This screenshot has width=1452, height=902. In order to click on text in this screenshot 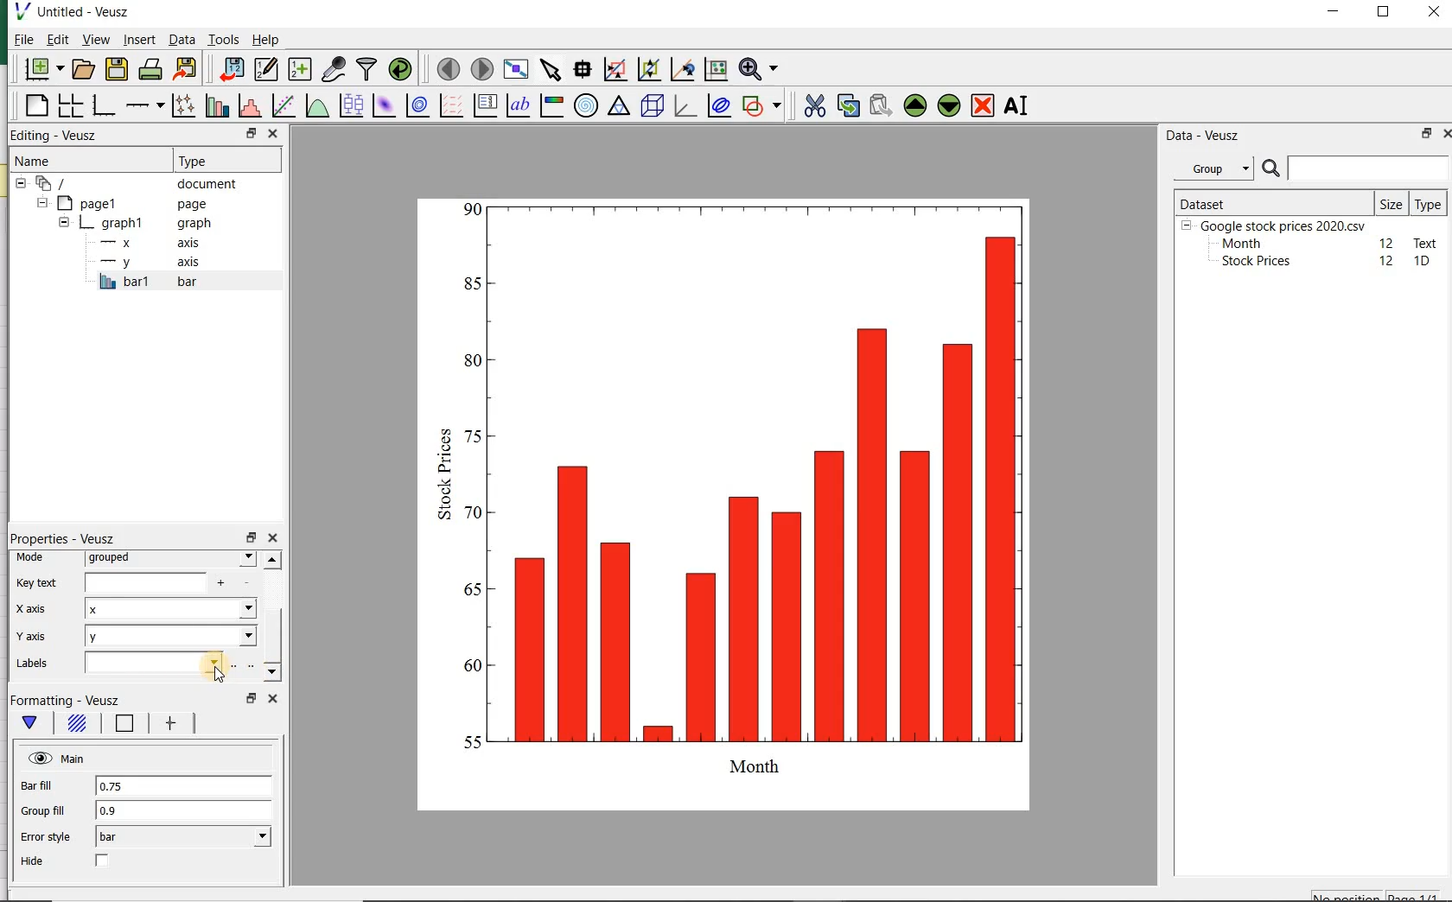, I will do `click(1423, 242)`.